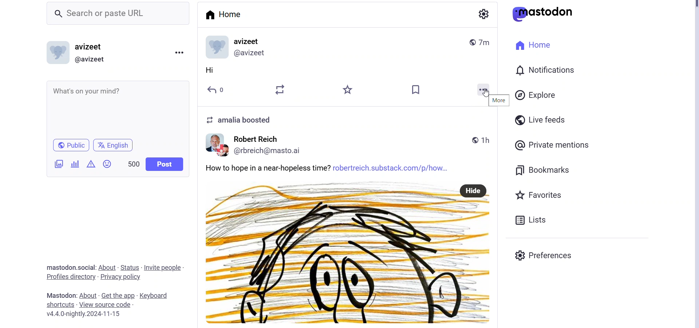 The image size is (699, 328). Describe the element at coordinates (219, 90) in the screenshot. I see `Reply` at that location.